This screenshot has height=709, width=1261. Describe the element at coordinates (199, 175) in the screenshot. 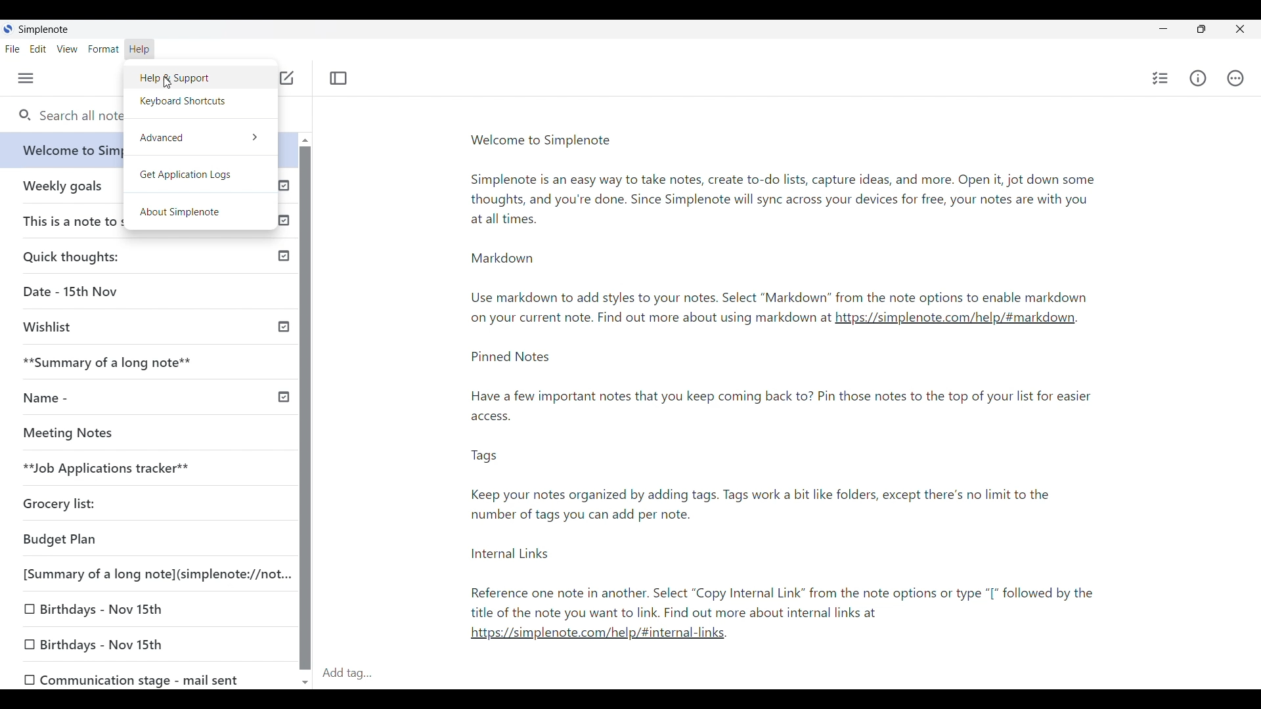

I see `Get application logs` at that location.